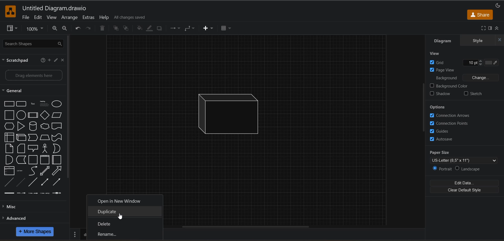  I want to click on extras, so click(88, 17).